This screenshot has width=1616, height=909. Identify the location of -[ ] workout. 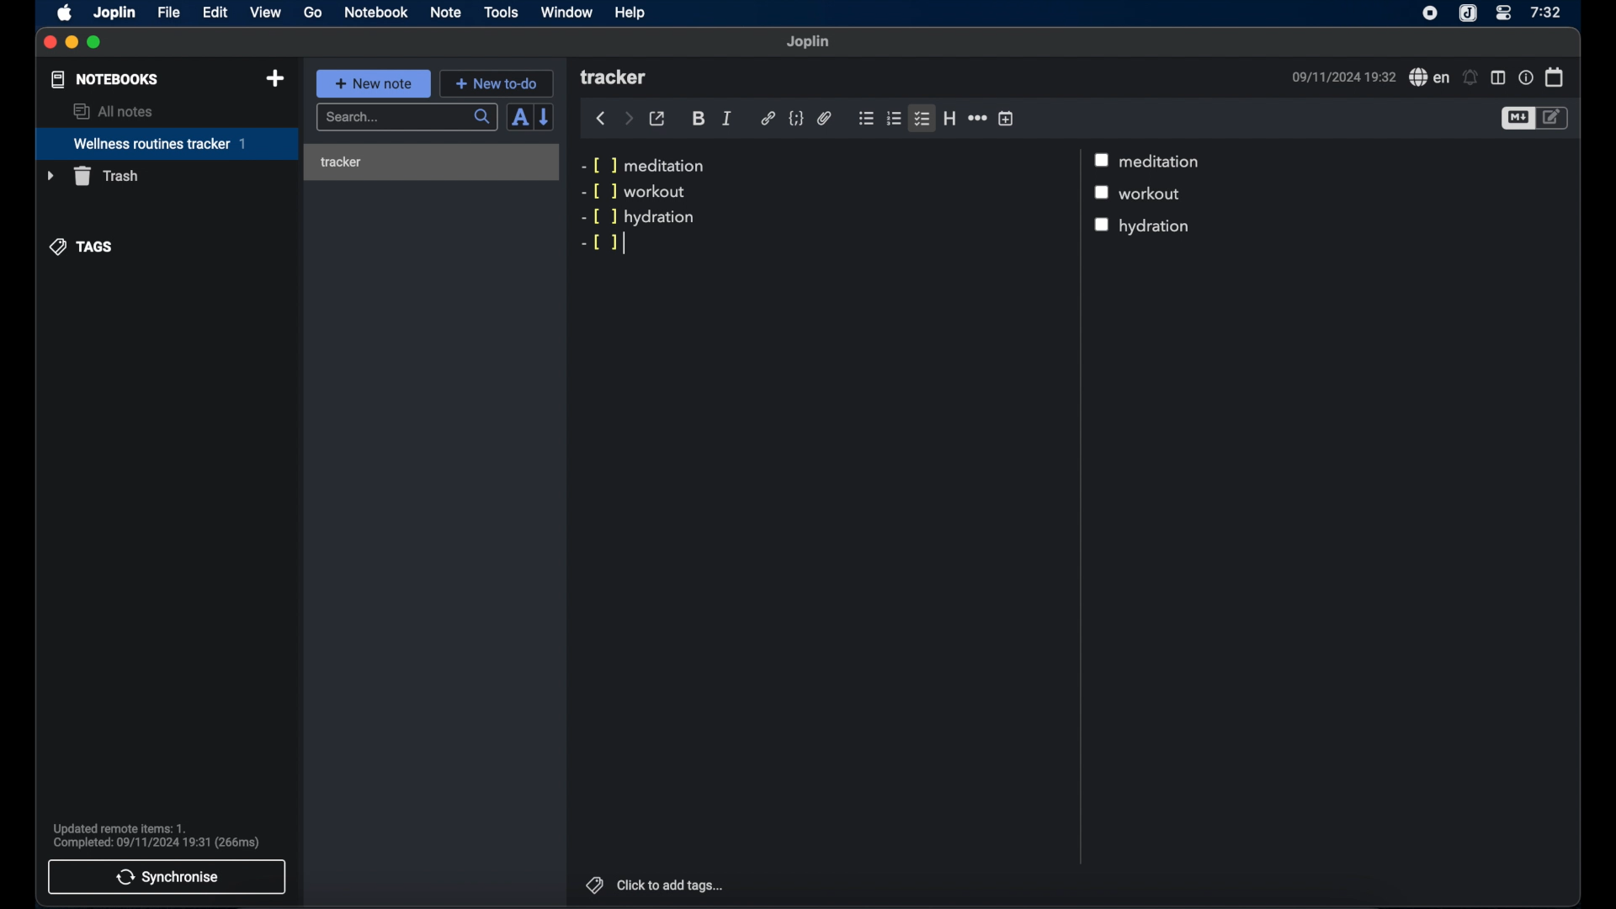
(634, 193).